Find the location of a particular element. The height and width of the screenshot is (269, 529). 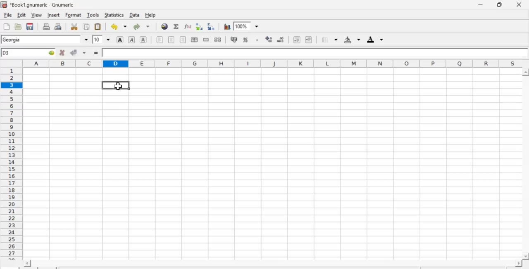

Sum is located at coordinates (177, 27).